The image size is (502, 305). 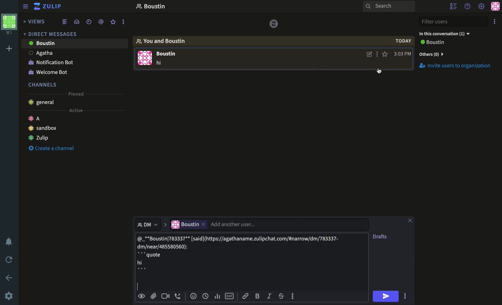 What do you see at coordinates (48, 6) in the screenshot?
I see `Zulip` at bounding box center [48, 6].